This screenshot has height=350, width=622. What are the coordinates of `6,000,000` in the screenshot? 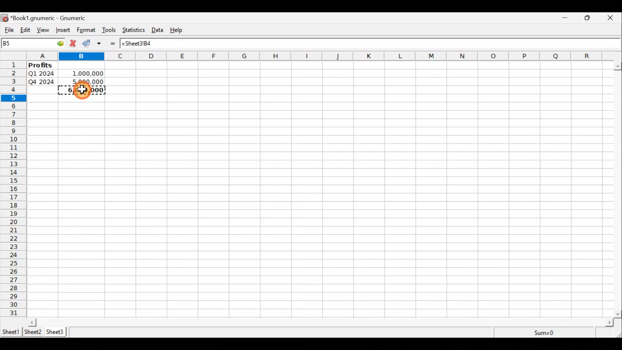 It's located at (83, 90).